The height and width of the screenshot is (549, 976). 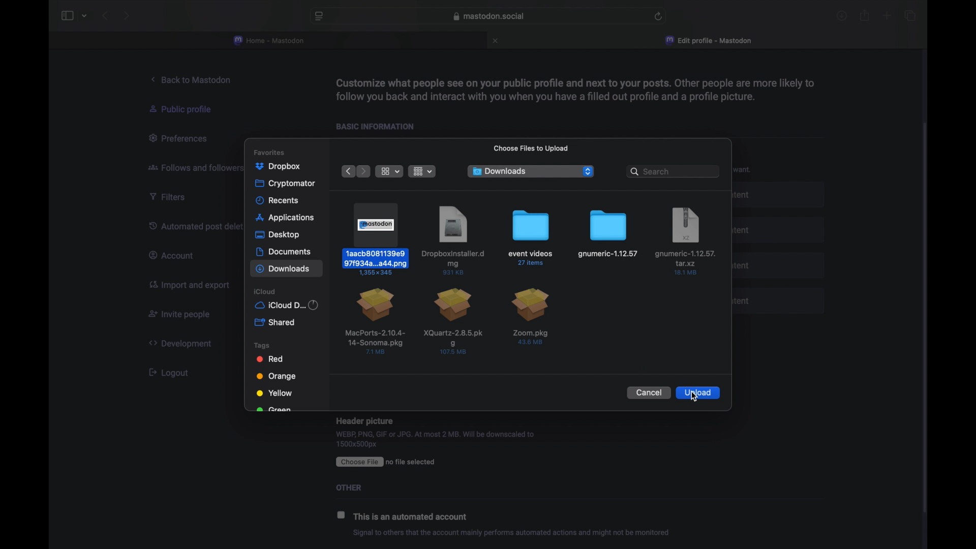 I want to click on info, so click(x=511, y=533).